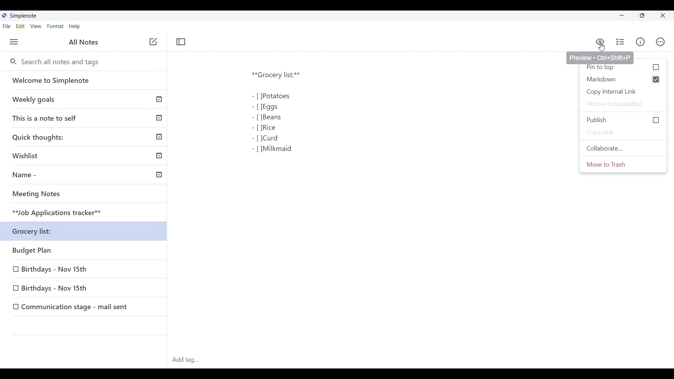 This screenshot has width=674, height=379. What do you see at coordinates (656, 79) in the screenshot?
I see `Markdown toggle on` at bounding box center [656, 79].